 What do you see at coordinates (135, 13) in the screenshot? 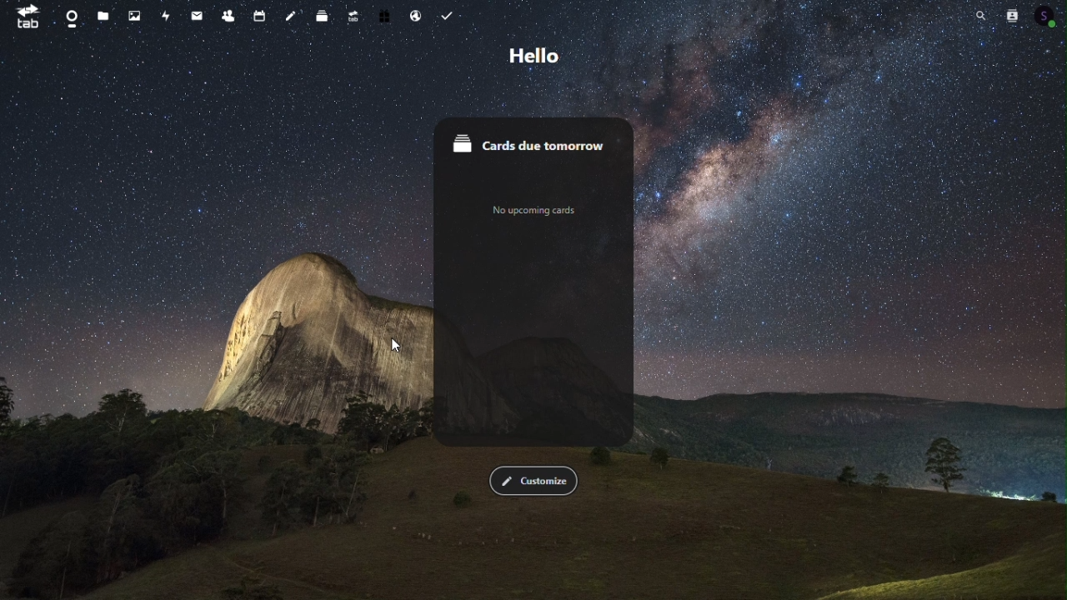
I see `Photos` at bounding box center [135, 13].